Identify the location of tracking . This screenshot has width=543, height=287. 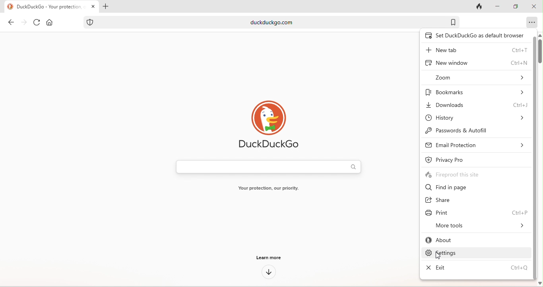
(90, 22).